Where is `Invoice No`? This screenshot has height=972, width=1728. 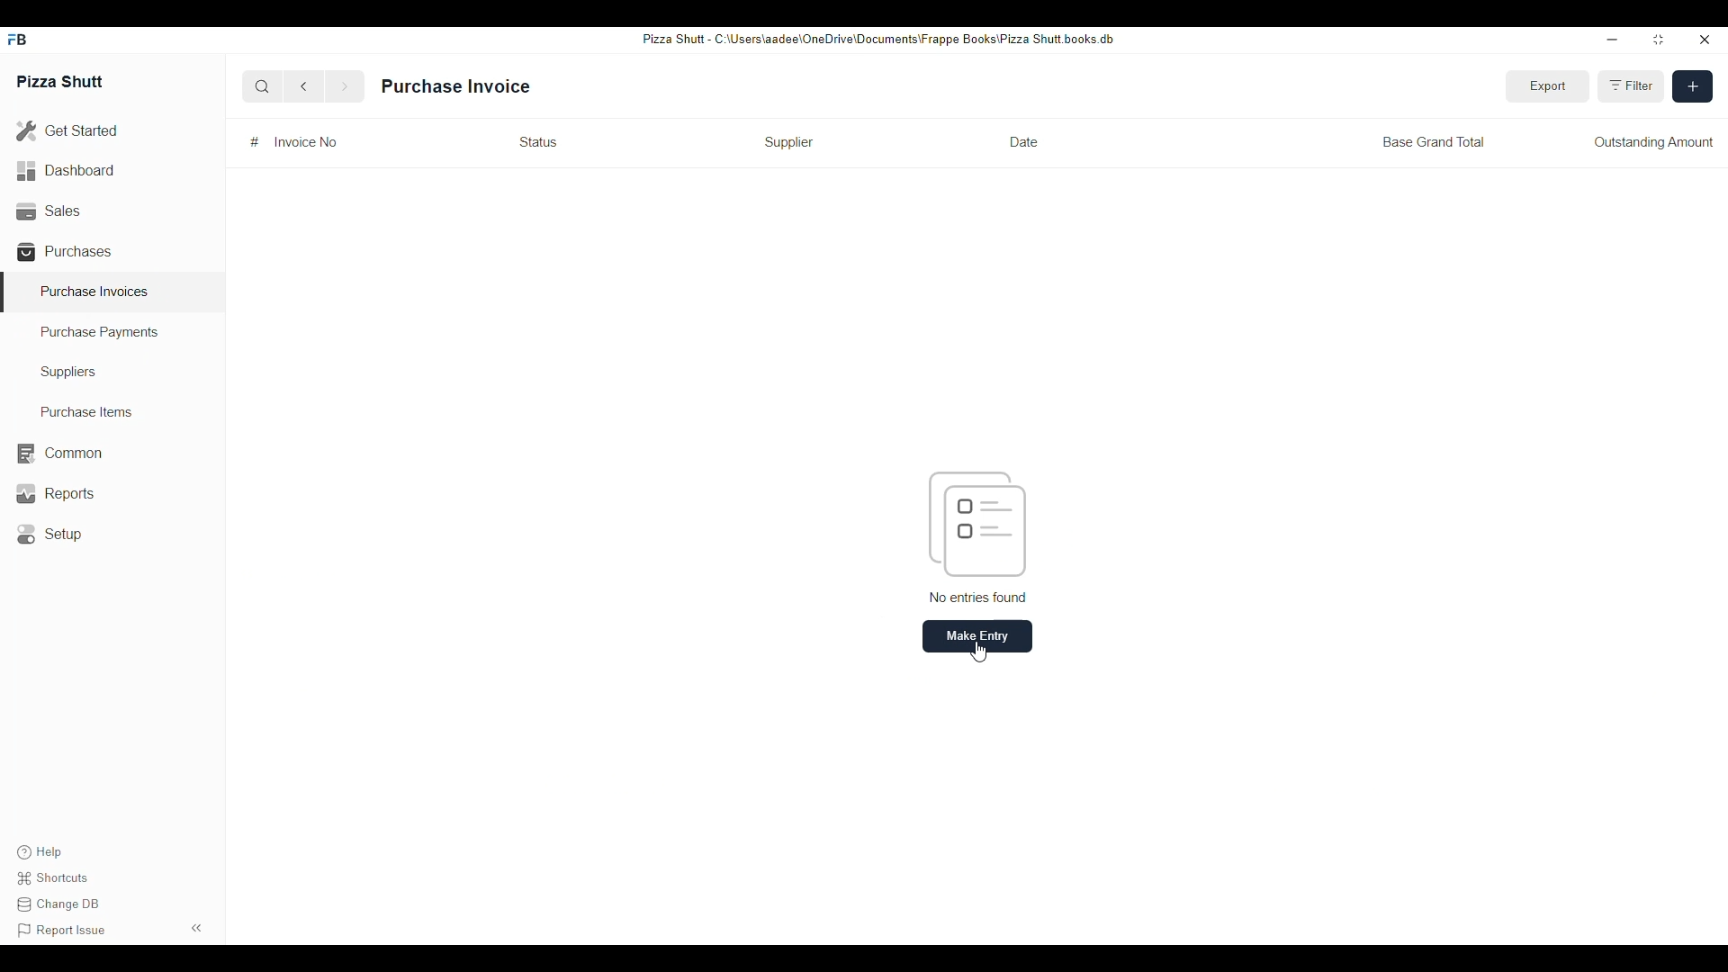 Invoice No is located at coordinates (306, 141).